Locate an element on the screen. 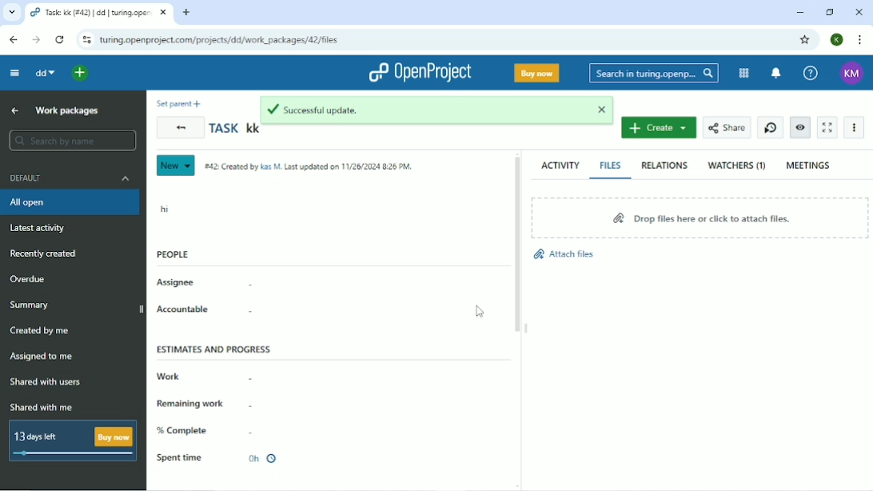  Estimates and progress is located at coordinates (213, 348).